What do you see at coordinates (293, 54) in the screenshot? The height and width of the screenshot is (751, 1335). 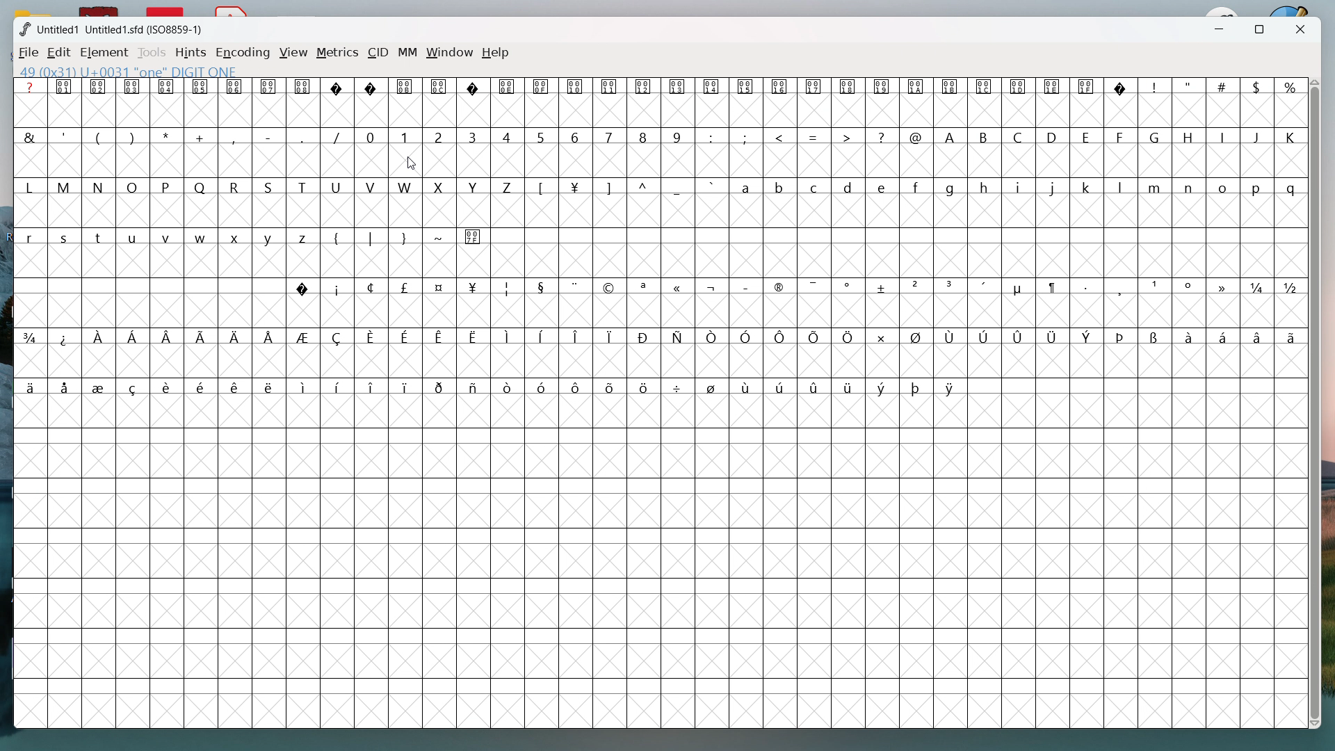 I see `view` at bounding box center [293, 54].